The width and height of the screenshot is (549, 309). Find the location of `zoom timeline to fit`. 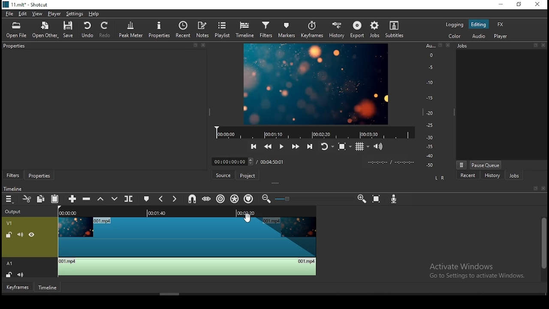

zoom timeline to fit is located at coordinates (377, 199).